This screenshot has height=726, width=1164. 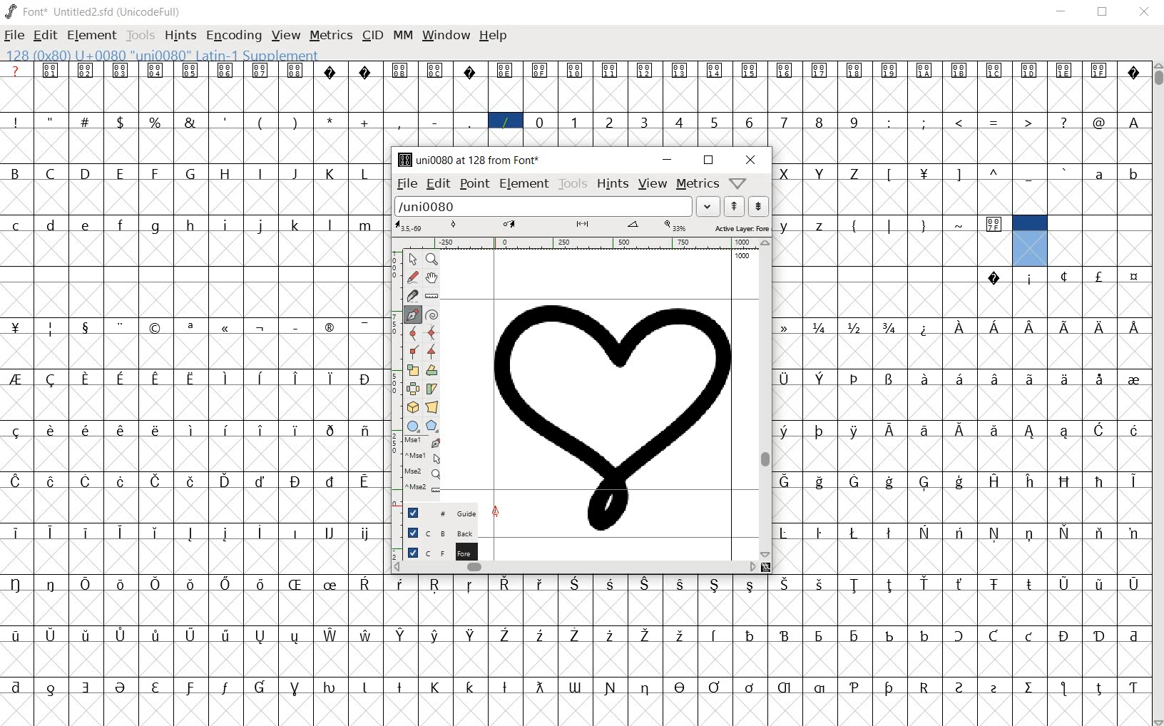 I want to click on tools, so click(x=572, y=183).